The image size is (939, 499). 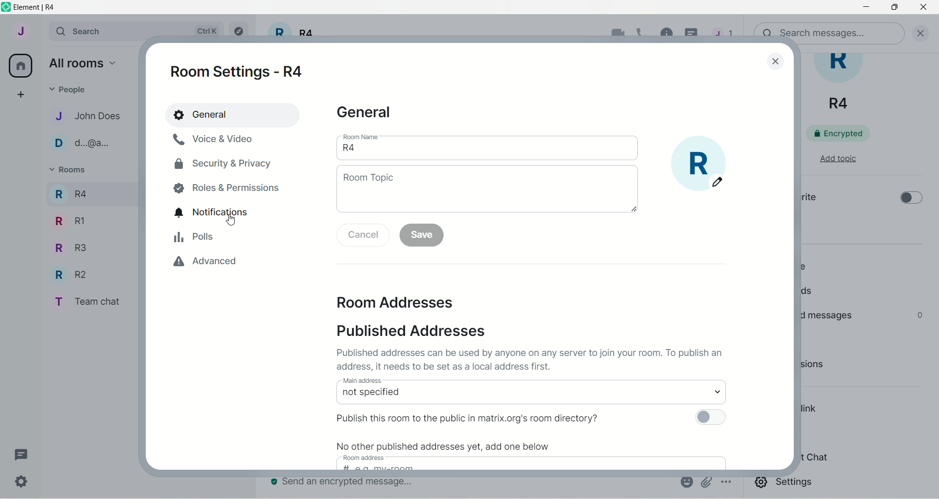 What do you see at coordinates (667, 31) in the screenshot?
I see `room info` at bounding box center [667, 31].